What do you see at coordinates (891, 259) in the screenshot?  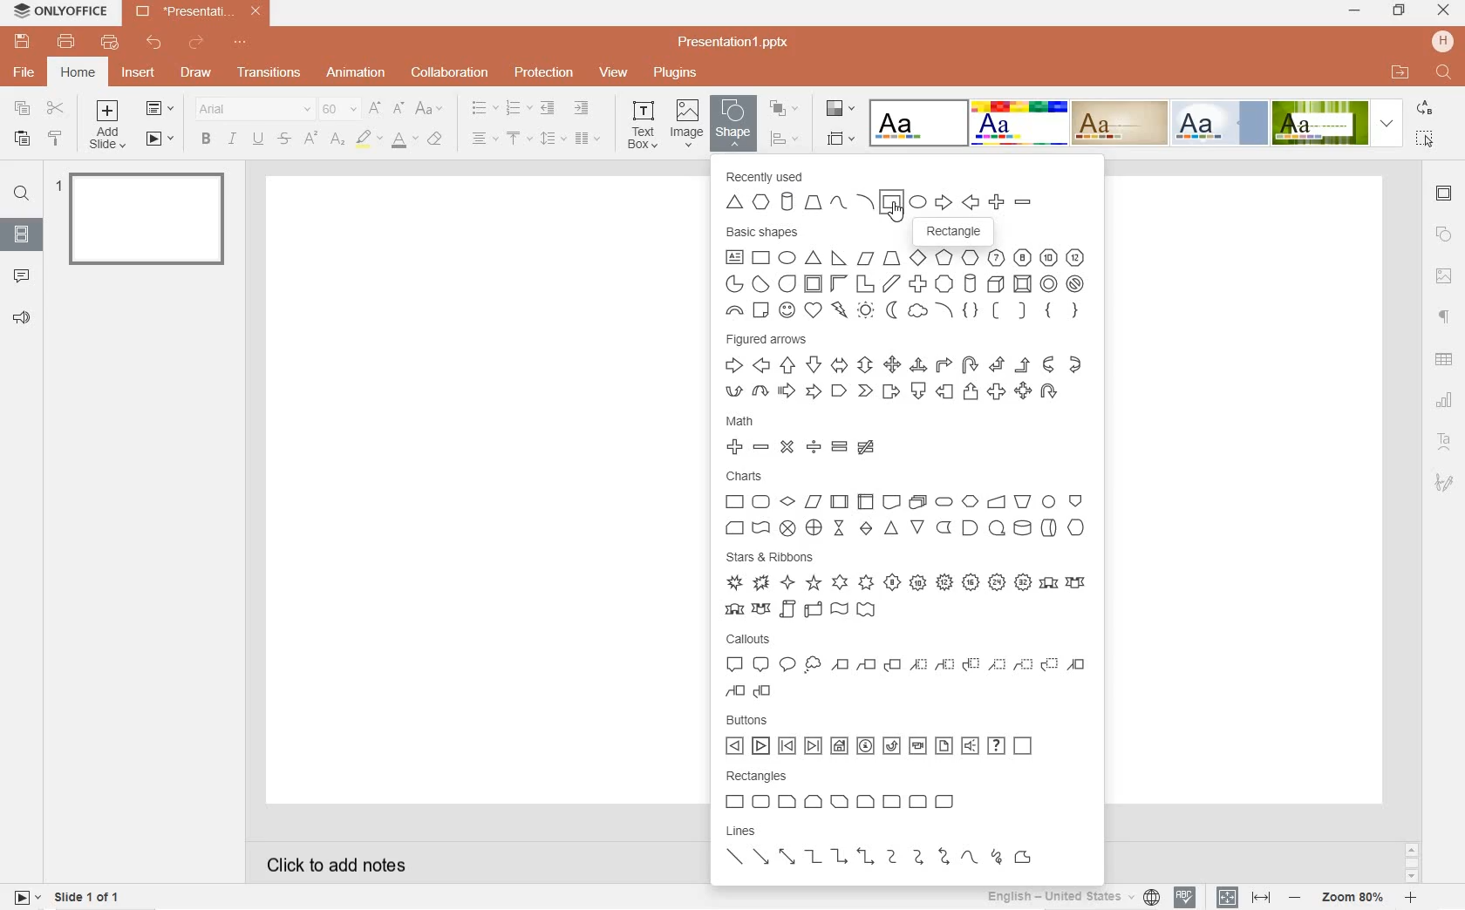 I see `Trapezium` at bounding box center [891, 259].